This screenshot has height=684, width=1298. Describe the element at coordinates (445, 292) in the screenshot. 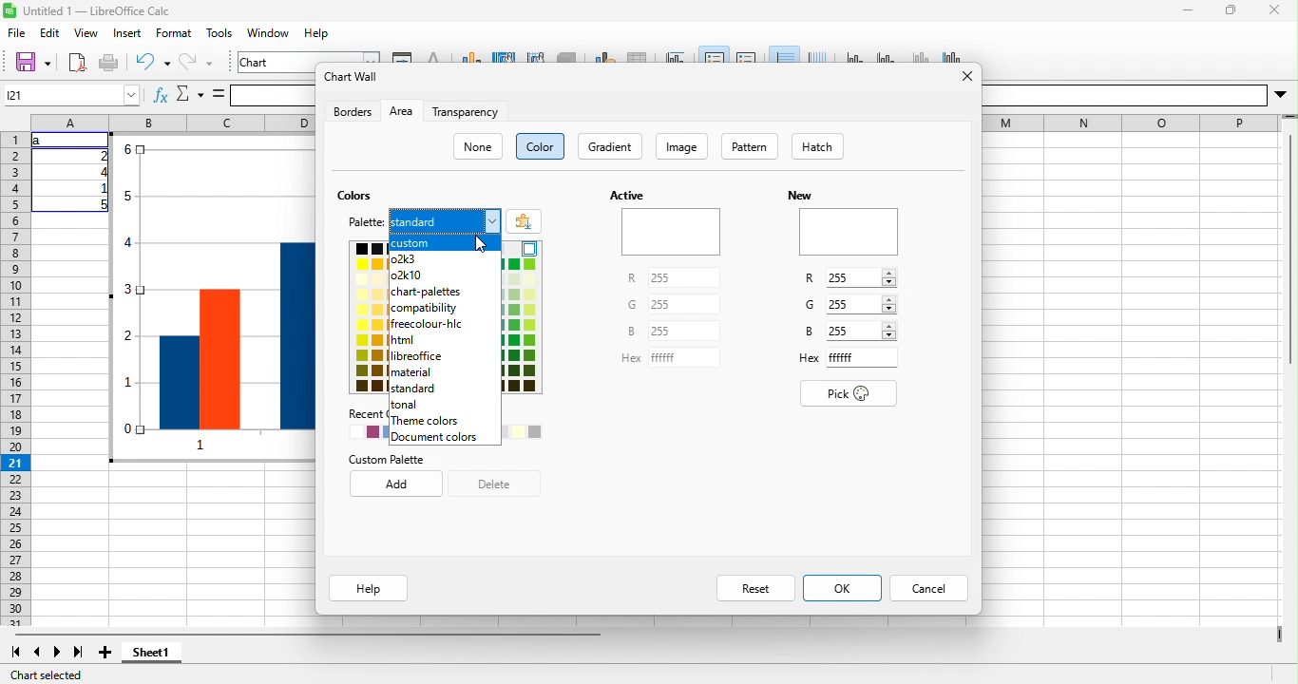

I see `chart palettes` at that location.